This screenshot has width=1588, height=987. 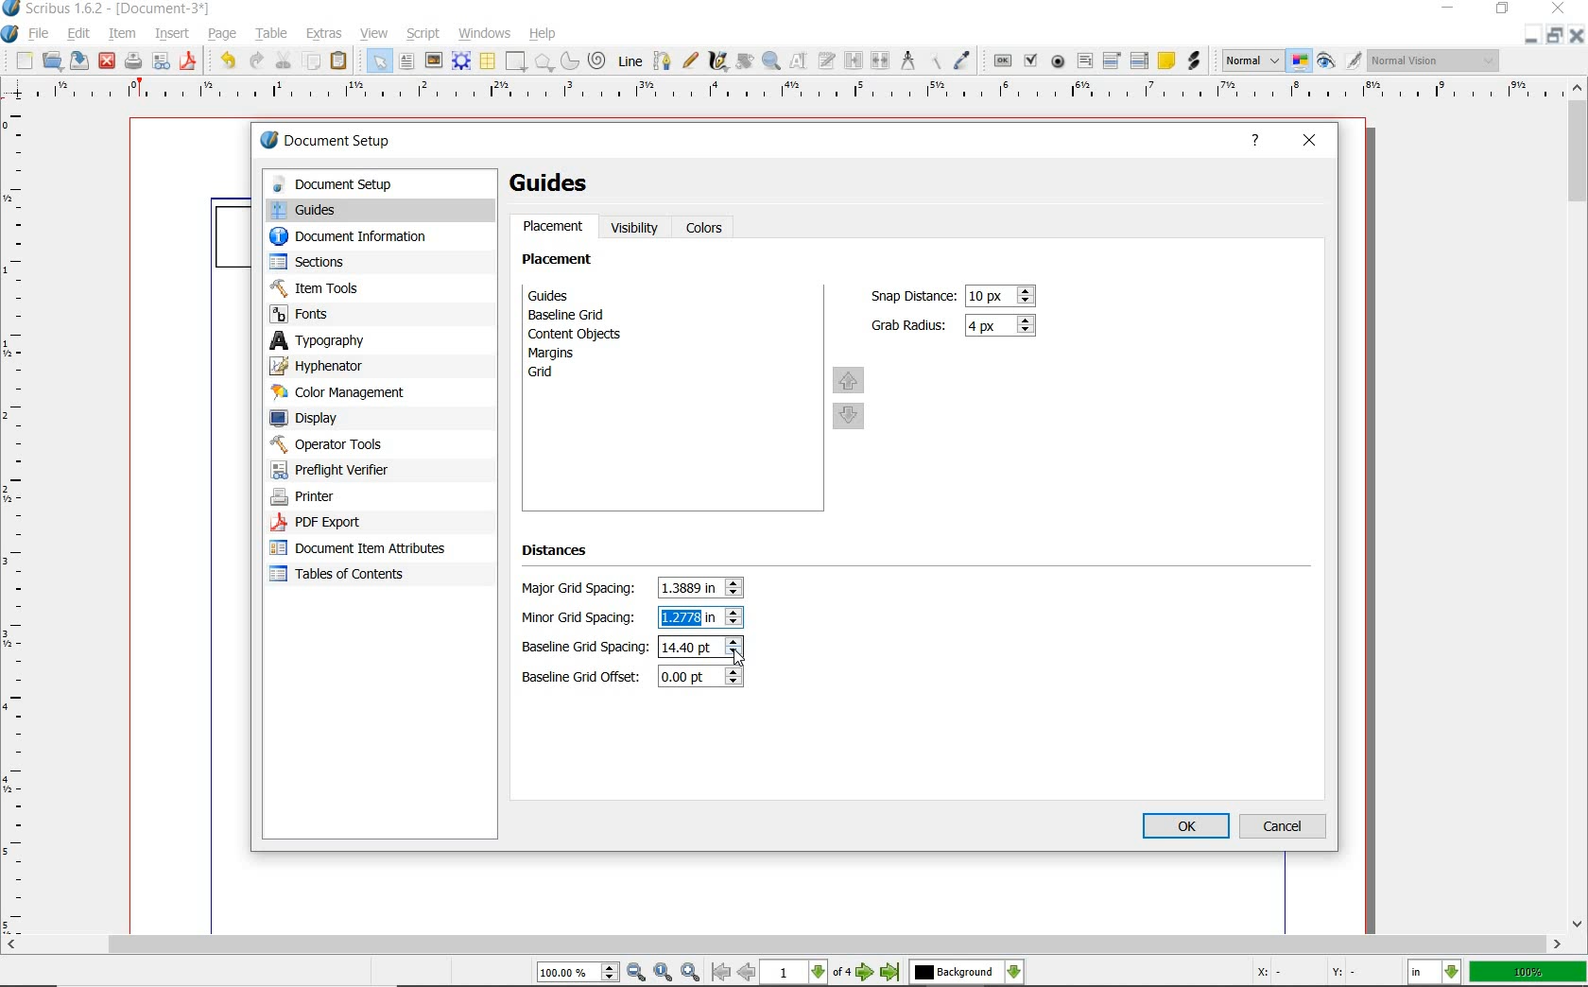 I want to click on Baseline Grid Offset:, so click(x=583, y=677).